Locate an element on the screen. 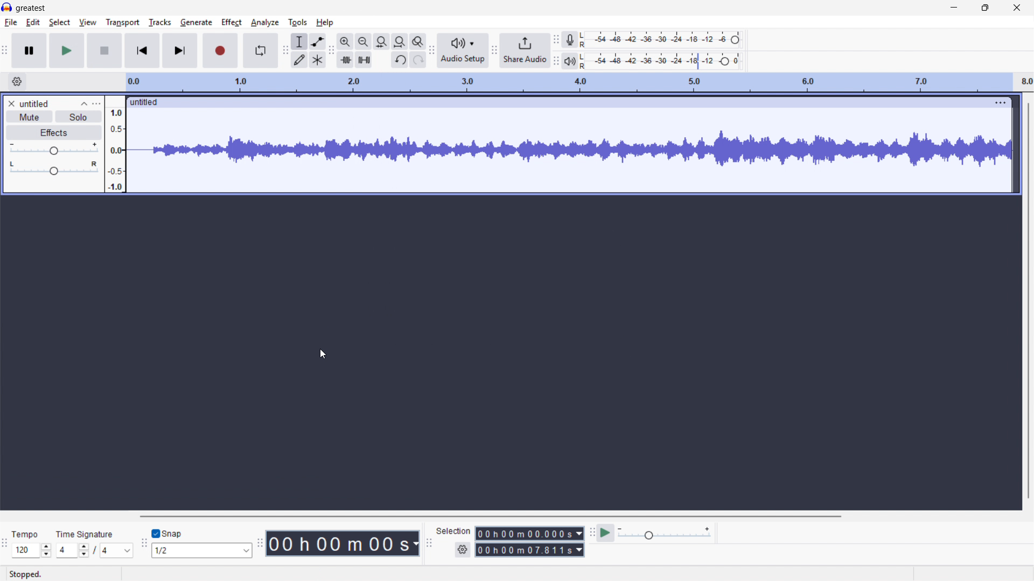  stop is located at coordinates (106, 51).